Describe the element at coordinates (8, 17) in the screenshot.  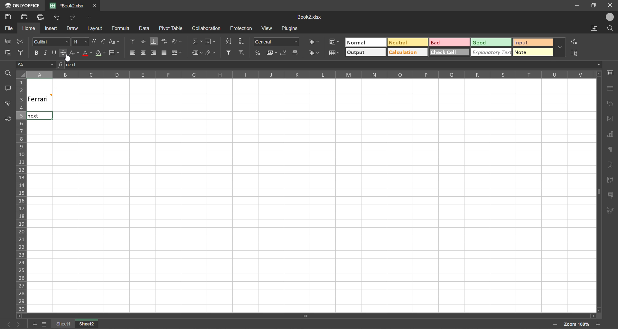
I see `save` at that location.